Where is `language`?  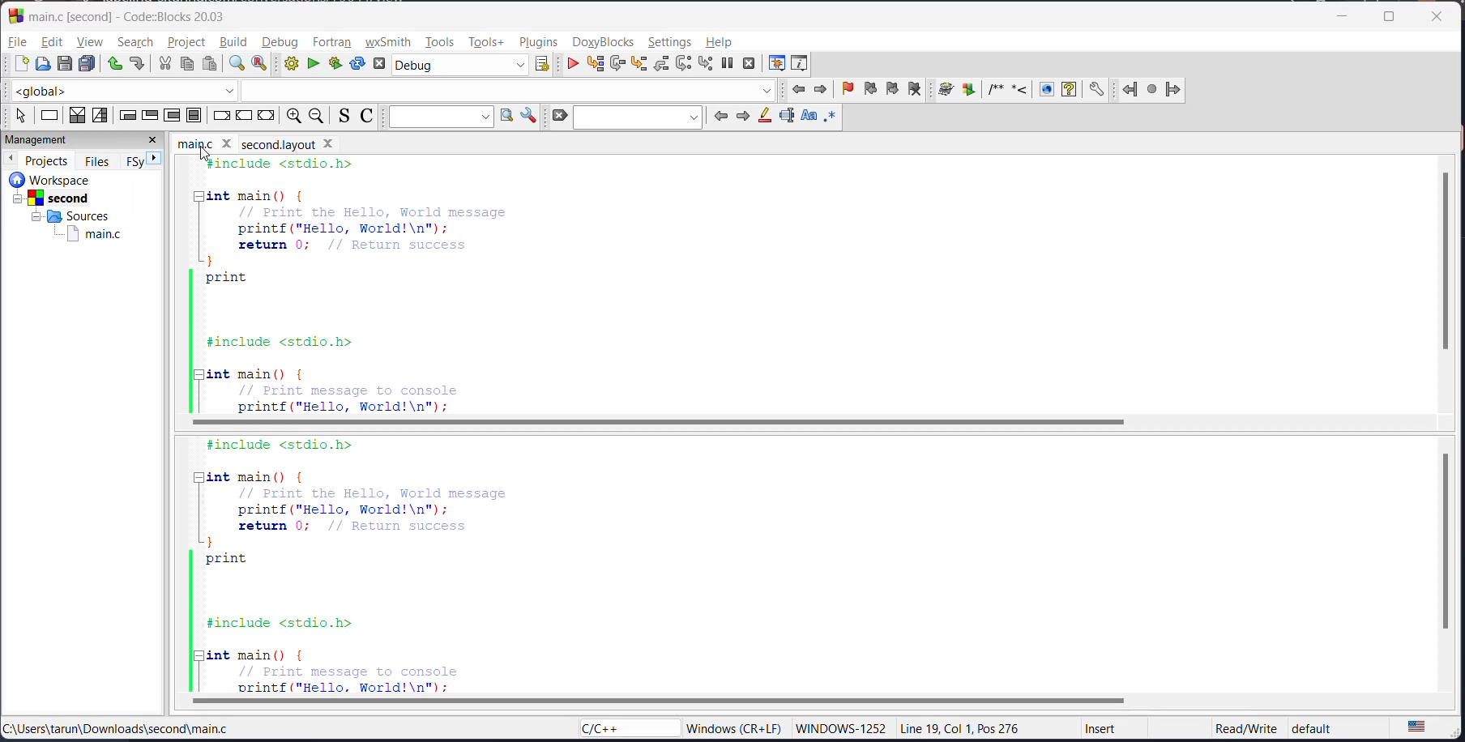 language is located at coordinates (625, 727).